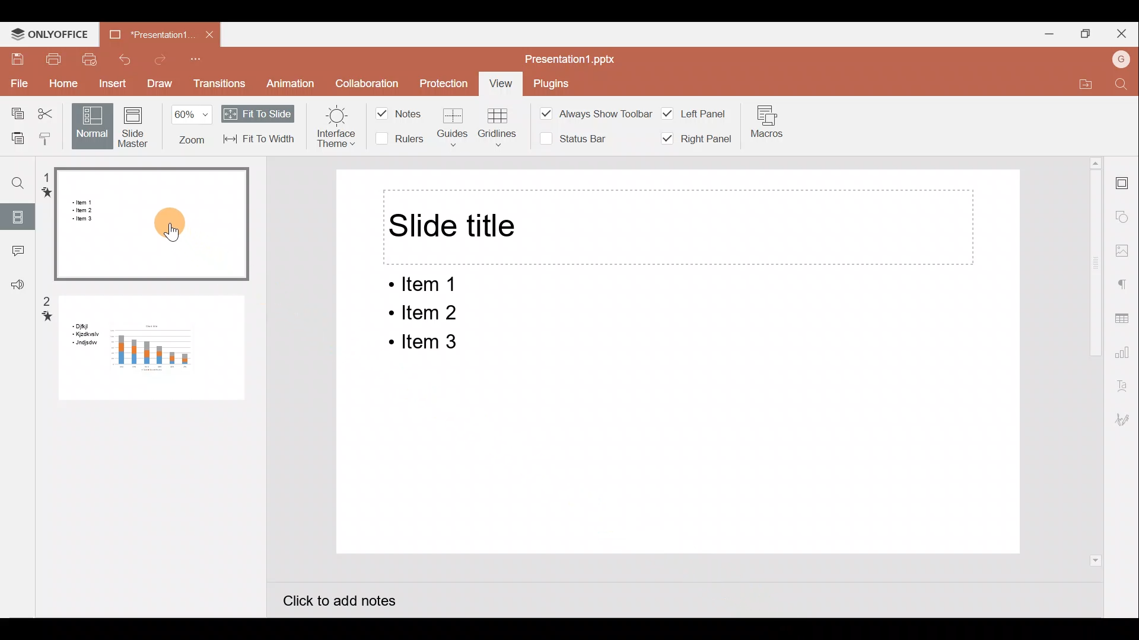  I want to click on Draw, so click(158, 81).